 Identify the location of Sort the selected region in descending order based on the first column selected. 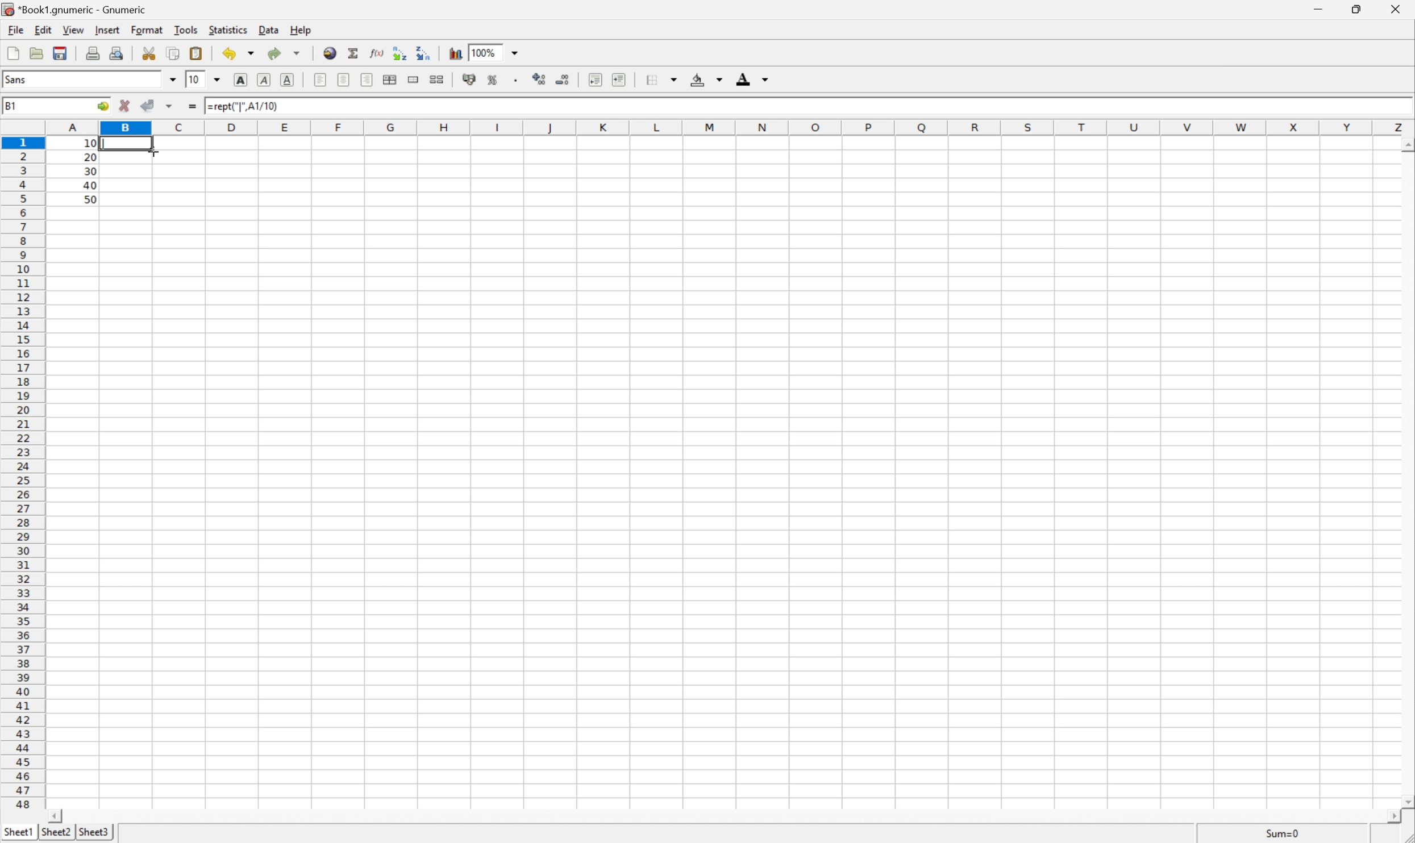
(424, 52).